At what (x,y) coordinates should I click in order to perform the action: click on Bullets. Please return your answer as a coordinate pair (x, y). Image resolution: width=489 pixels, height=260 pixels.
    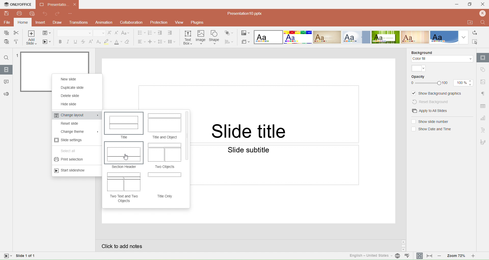
    Looking at the image, I should click on (140, 33).